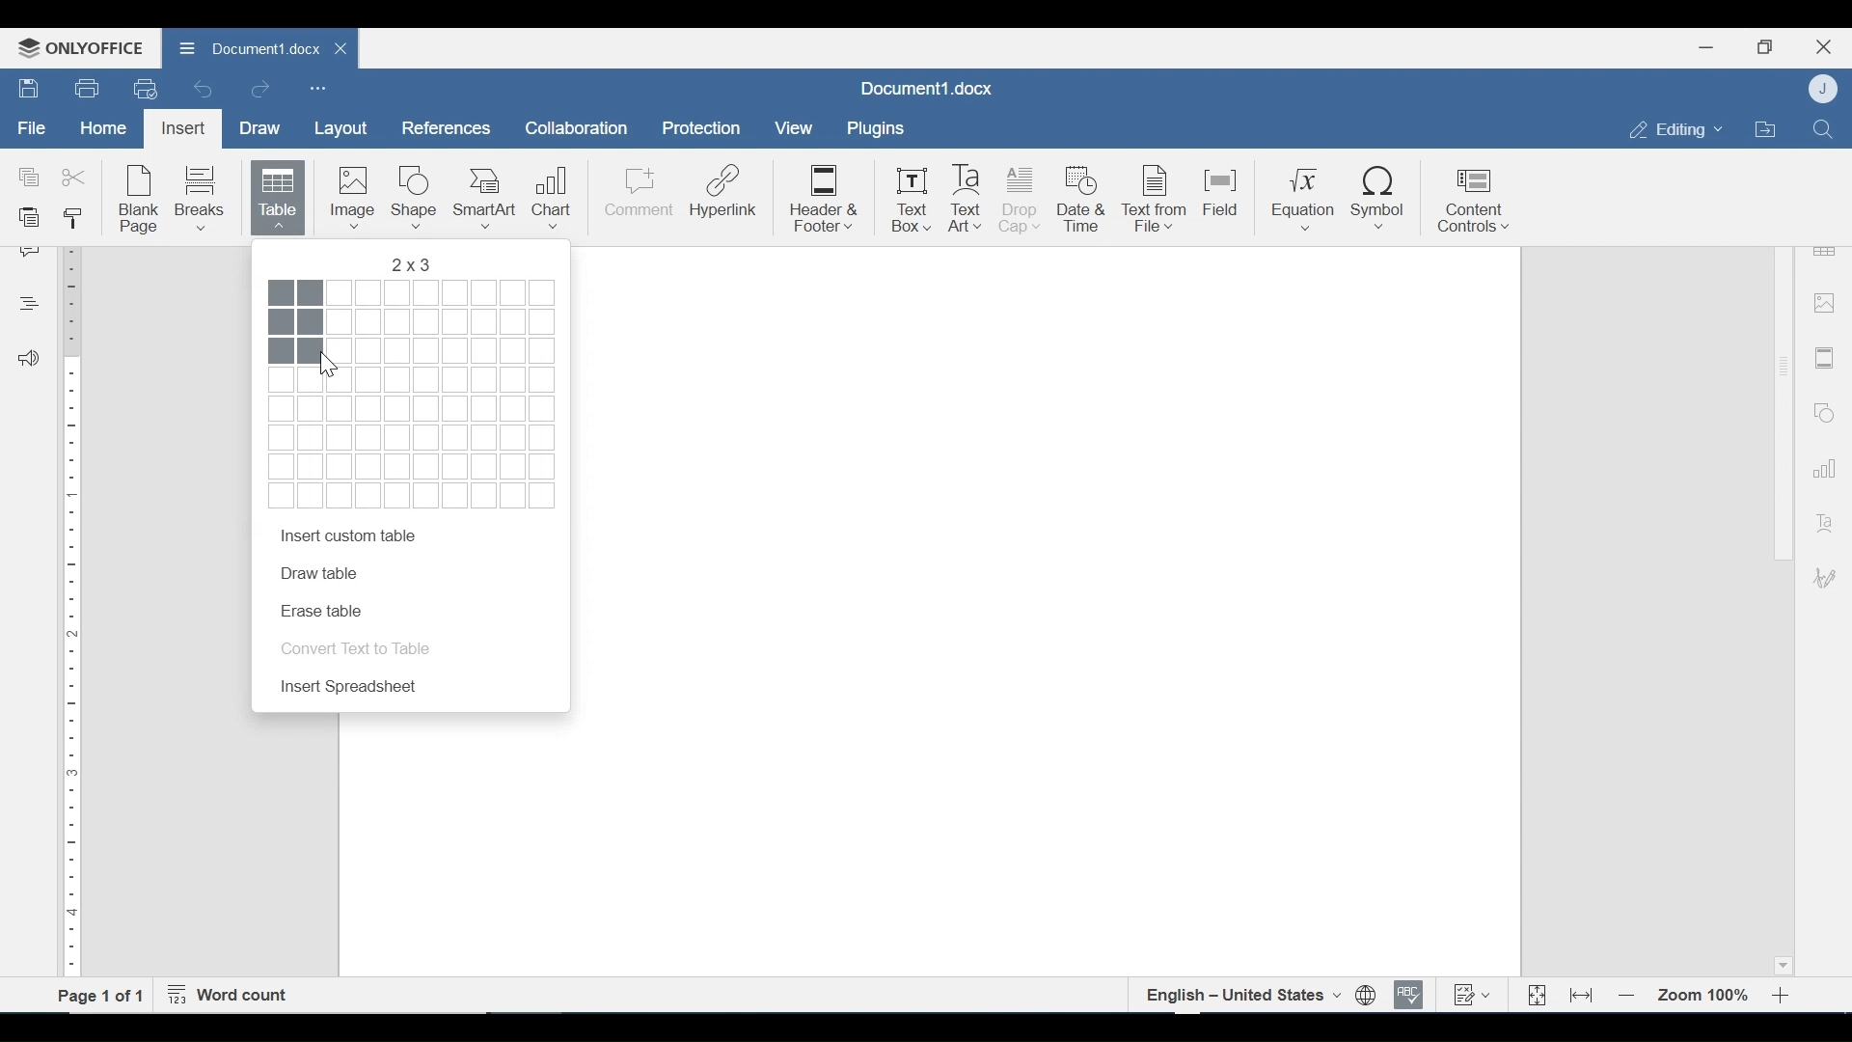 Image resolution: width=1852 pixels, height=1042 pixels. I want to click on Draw Table, so click(320, 573).